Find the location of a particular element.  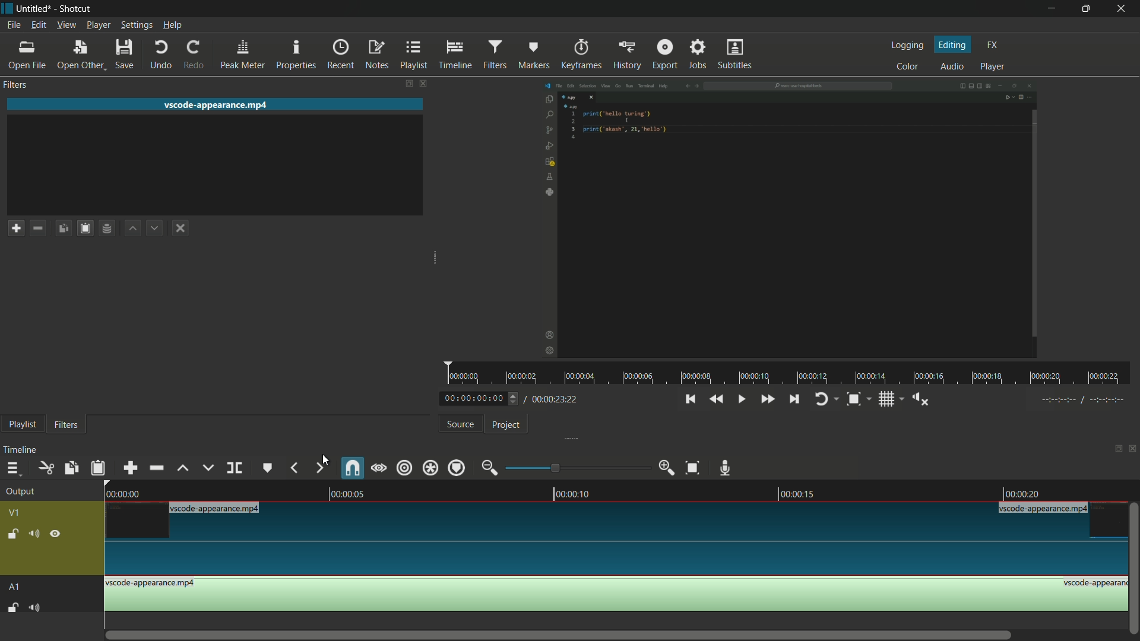

add a filter is located at coordinates (15, 227).